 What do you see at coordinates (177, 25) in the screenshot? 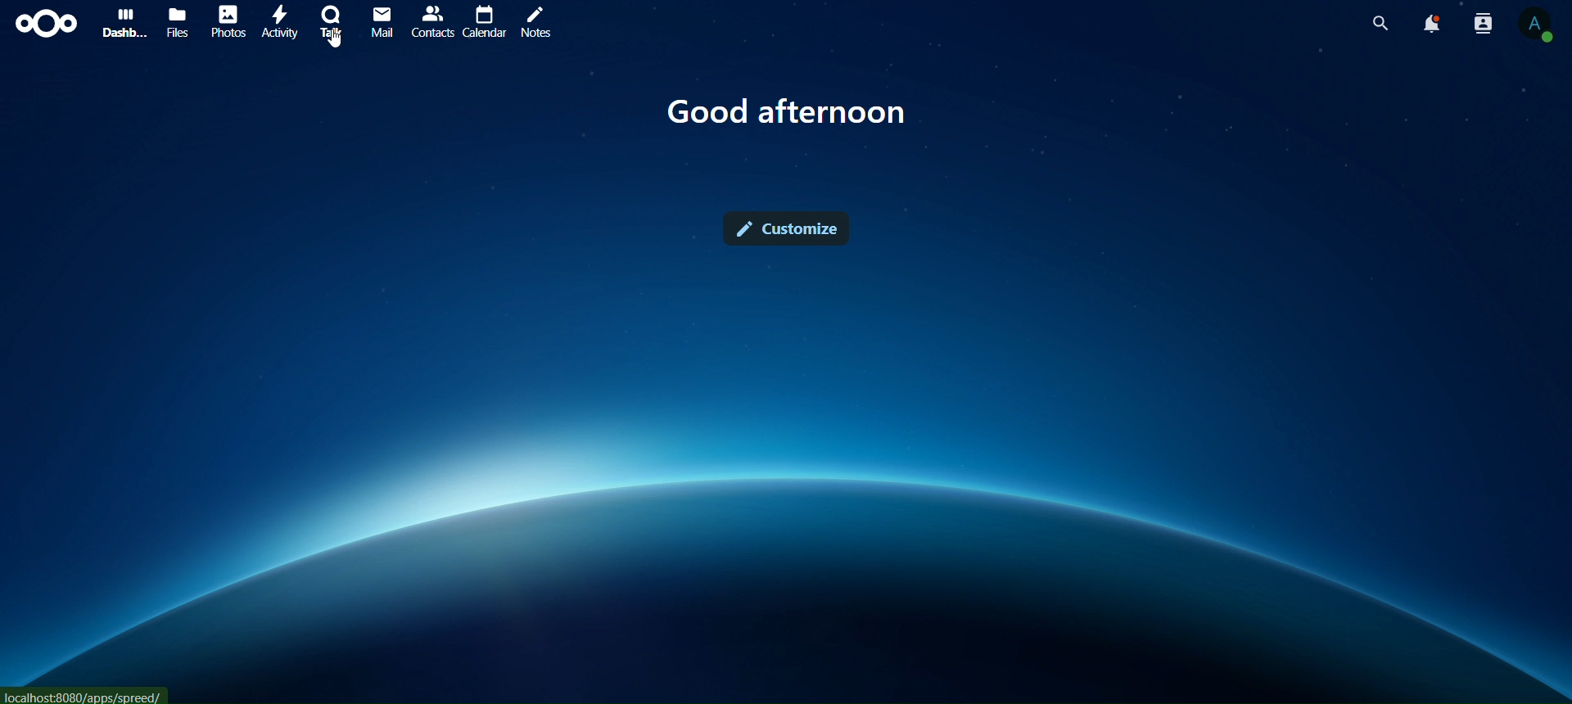
I see `files` at bounding box center [177, 25].